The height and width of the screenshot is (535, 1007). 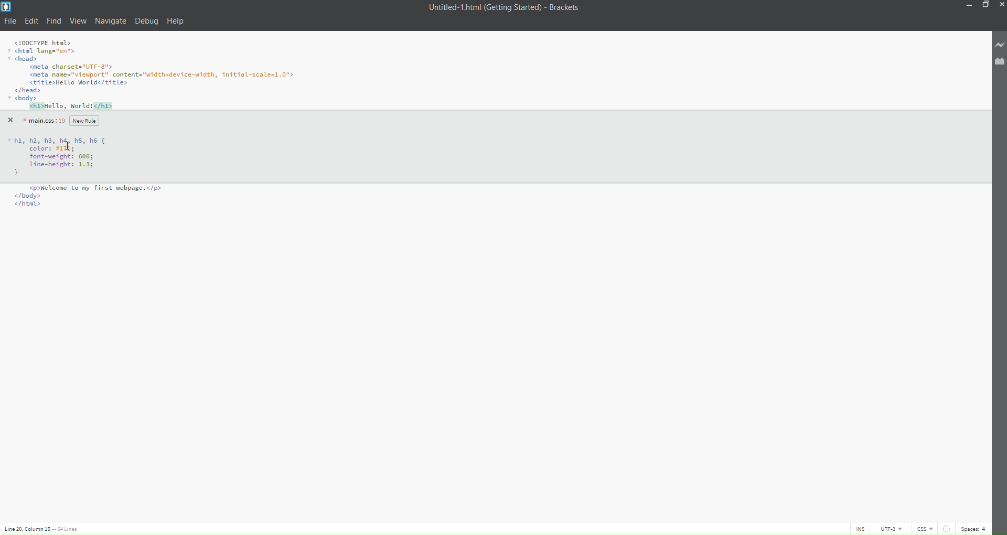 I want to click on New rule, so click(x=87, y=121).